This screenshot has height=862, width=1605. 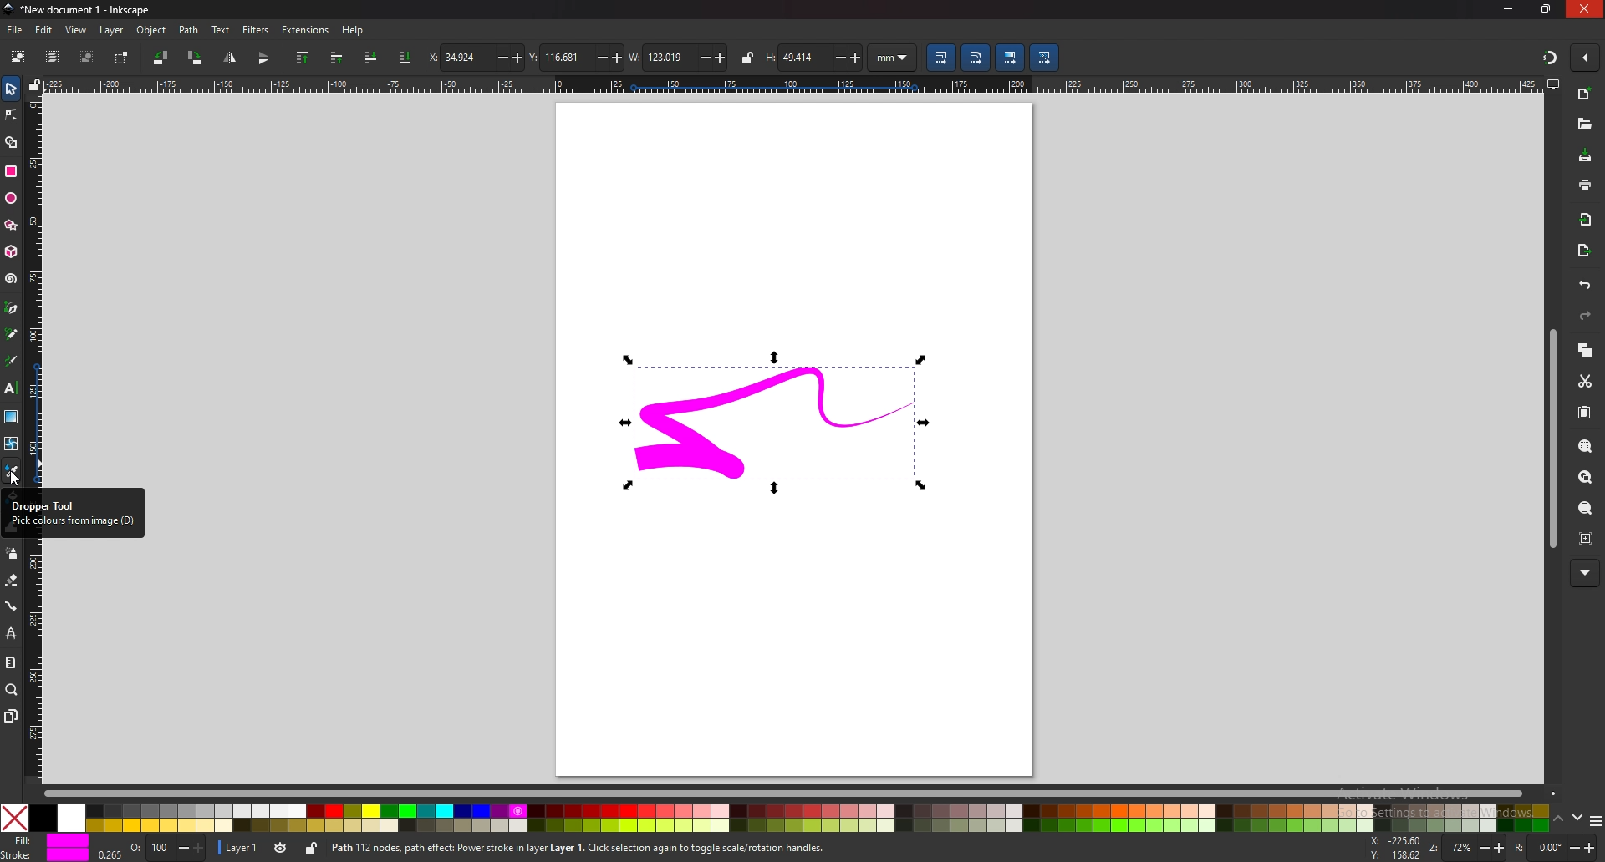 What do you see at coordinates (197, 58) in the screenshot?
I see `rotate 90 degree cw` at bounding box center [197, 58].